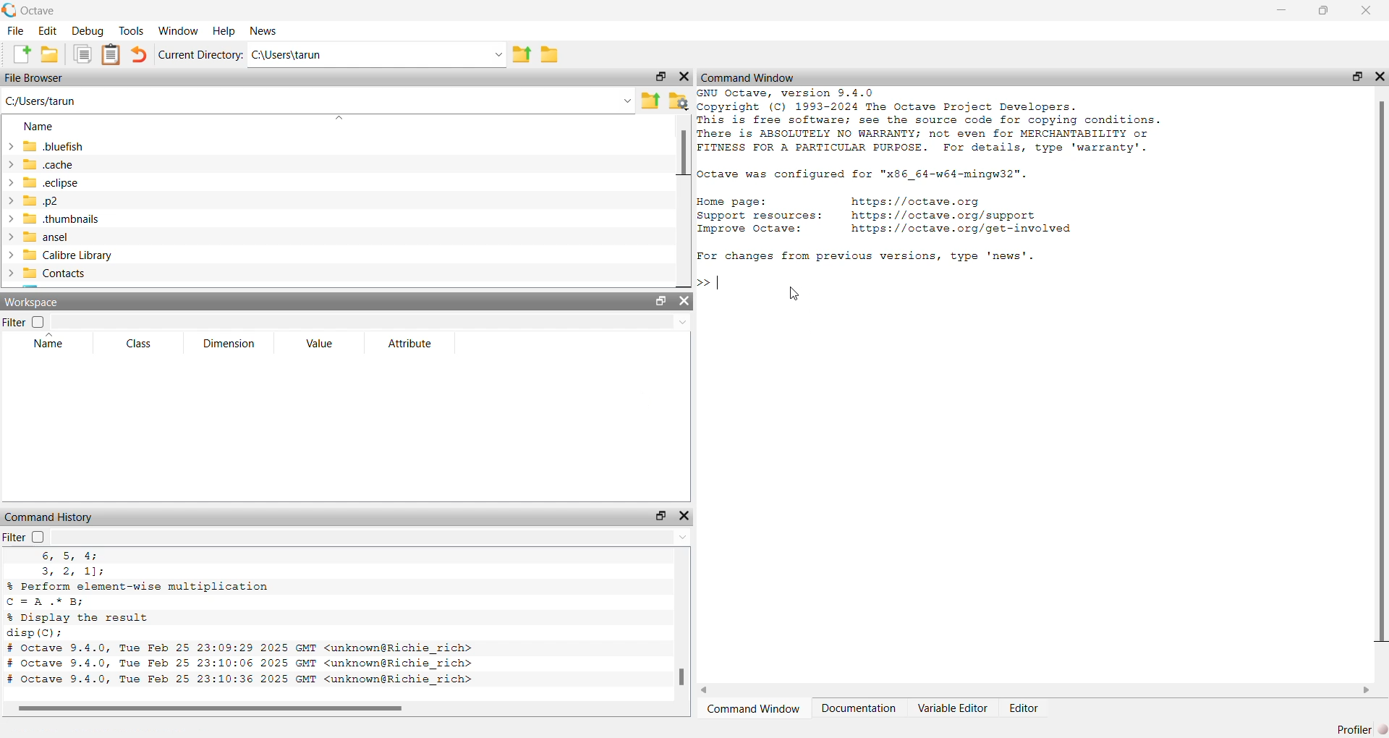  I want to click on Close, so click(683, 517).